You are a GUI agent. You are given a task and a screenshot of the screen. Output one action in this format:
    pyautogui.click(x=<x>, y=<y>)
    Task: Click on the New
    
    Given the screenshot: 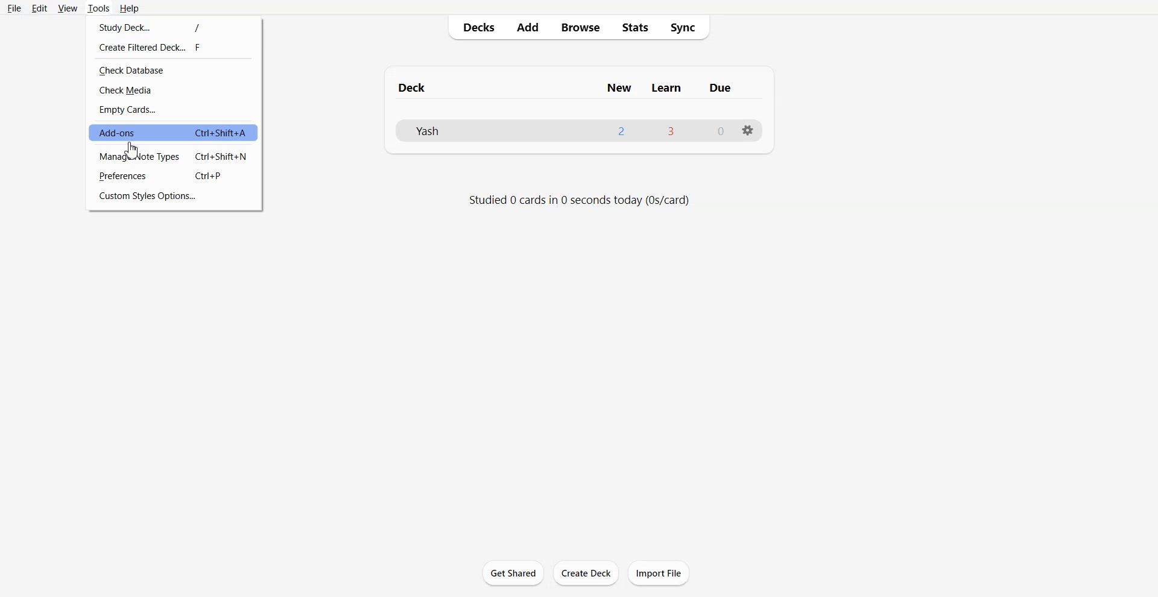 What is the action you would take?
    pyautogui.click(x=619, y=87)
    